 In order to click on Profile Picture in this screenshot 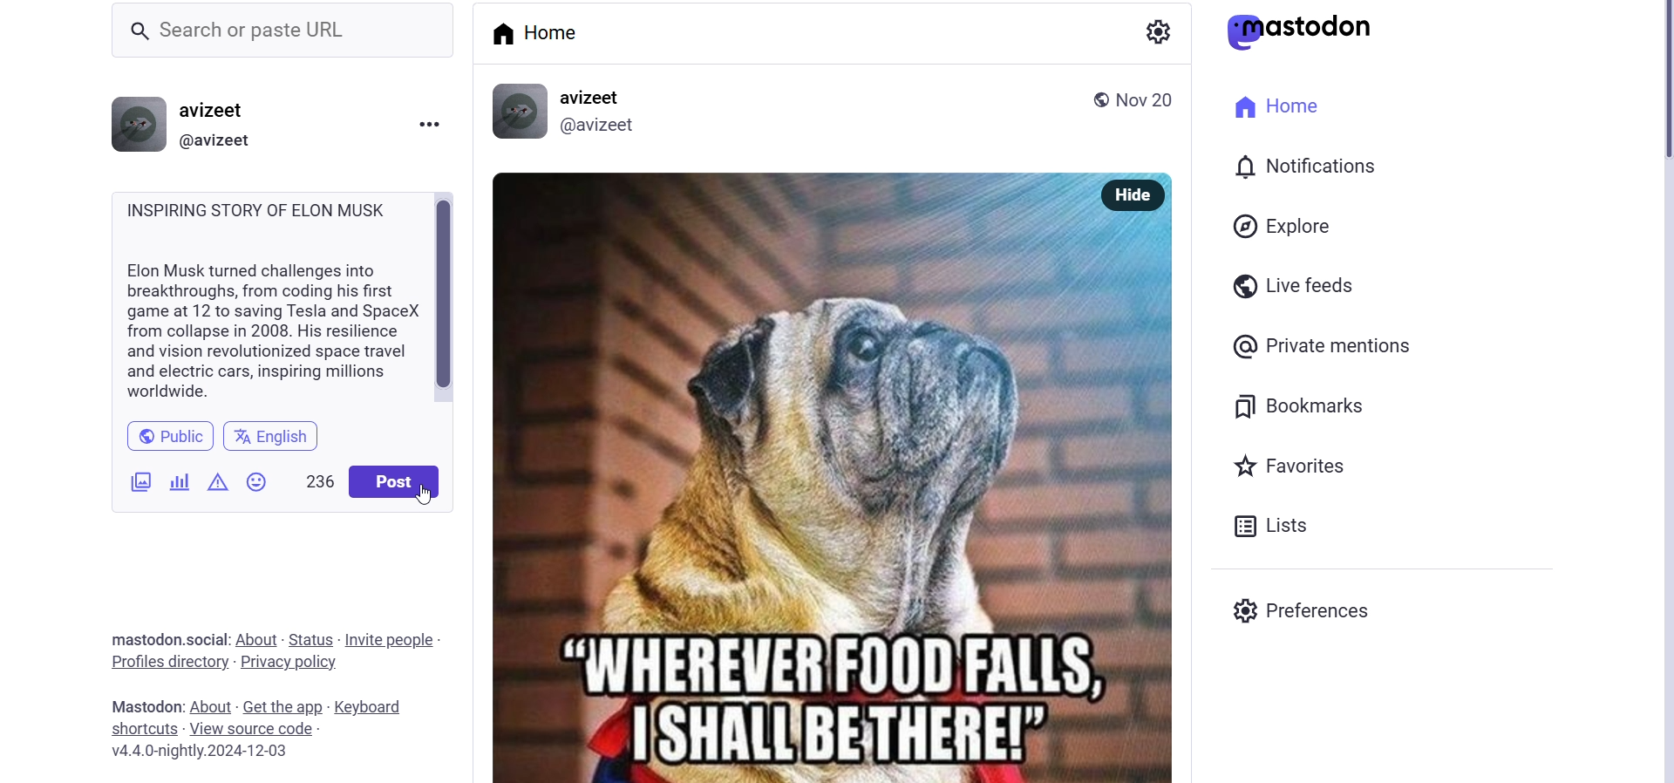, I will do `click(521, 112)`.